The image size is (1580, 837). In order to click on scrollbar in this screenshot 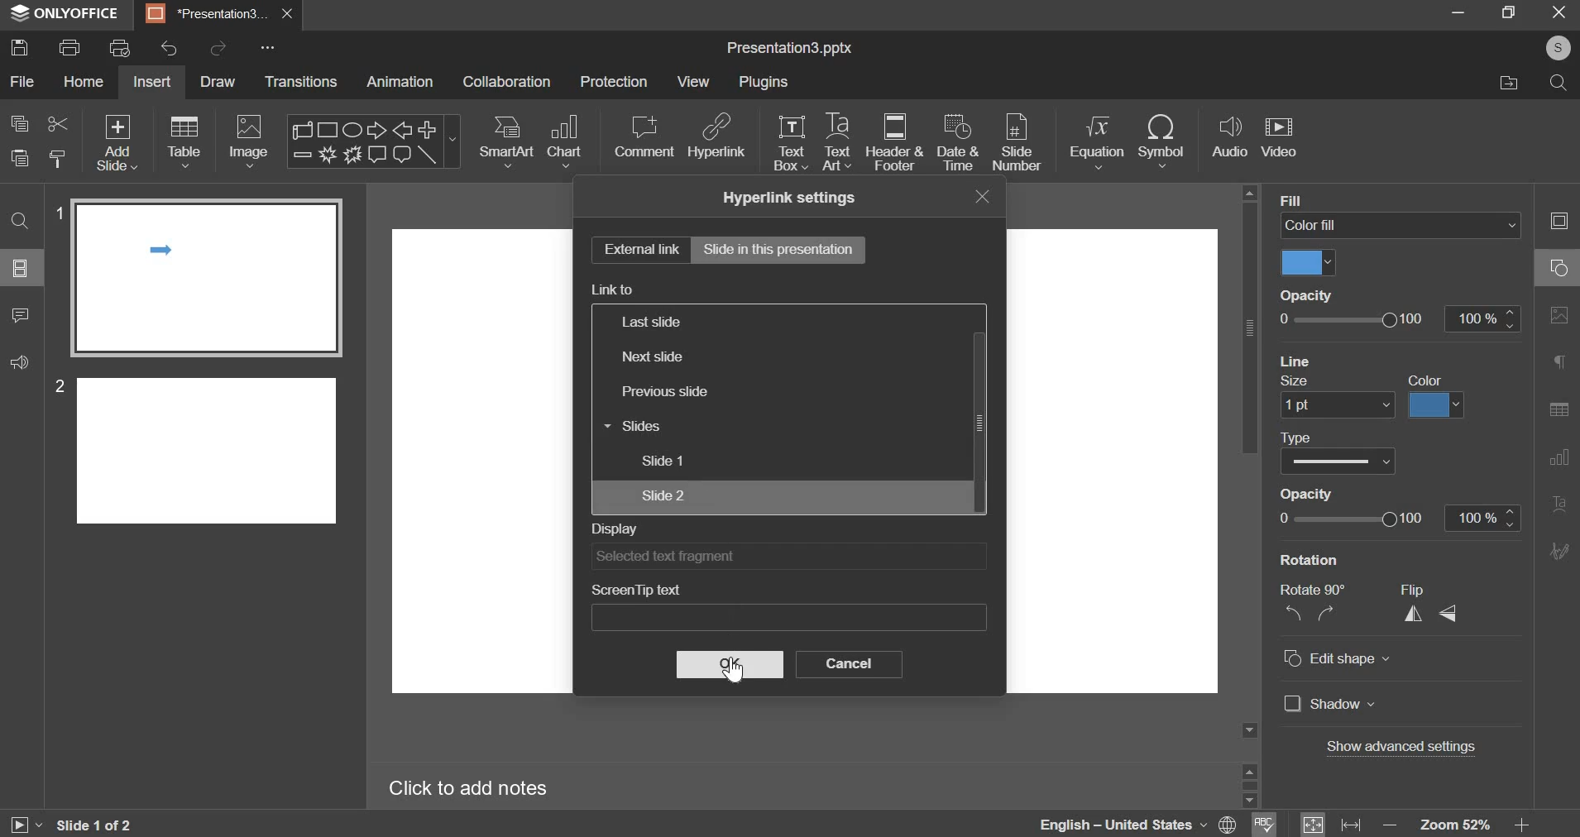, I will do `click(1249, 785)`.